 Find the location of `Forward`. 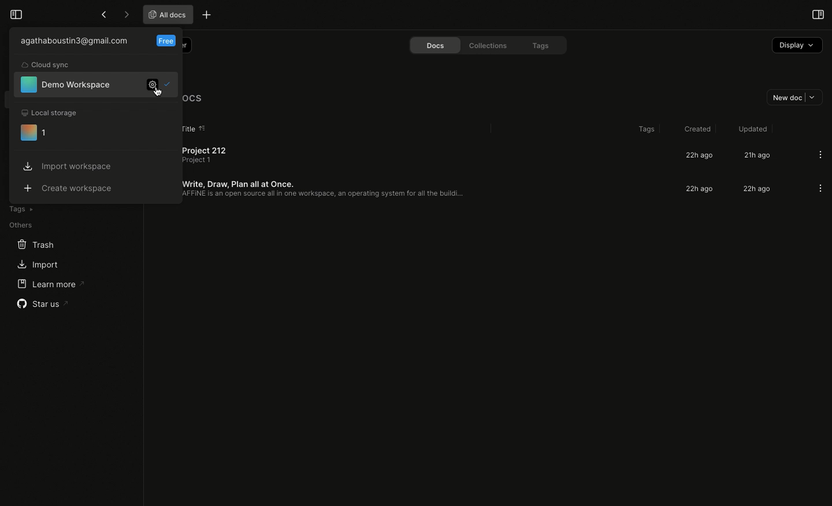

Forward is located at coordinates (126, 15).